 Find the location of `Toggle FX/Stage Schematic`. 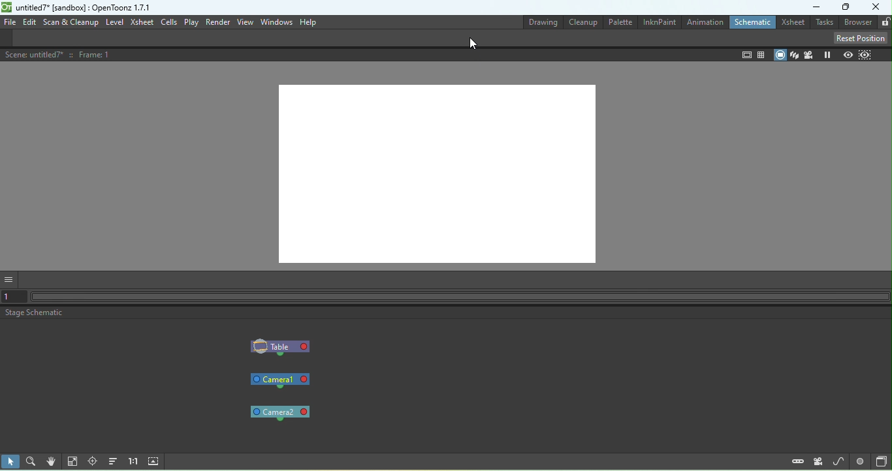

Toggle FX/Stage Schematic is located at coordinates (879, 461).